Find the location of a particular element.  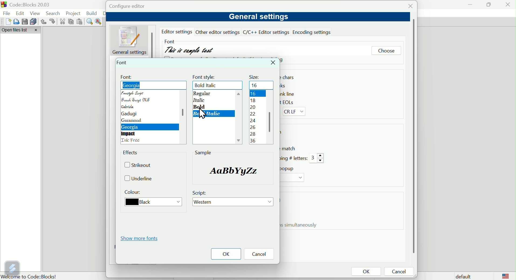

18 is located at coordinates (254, 100).